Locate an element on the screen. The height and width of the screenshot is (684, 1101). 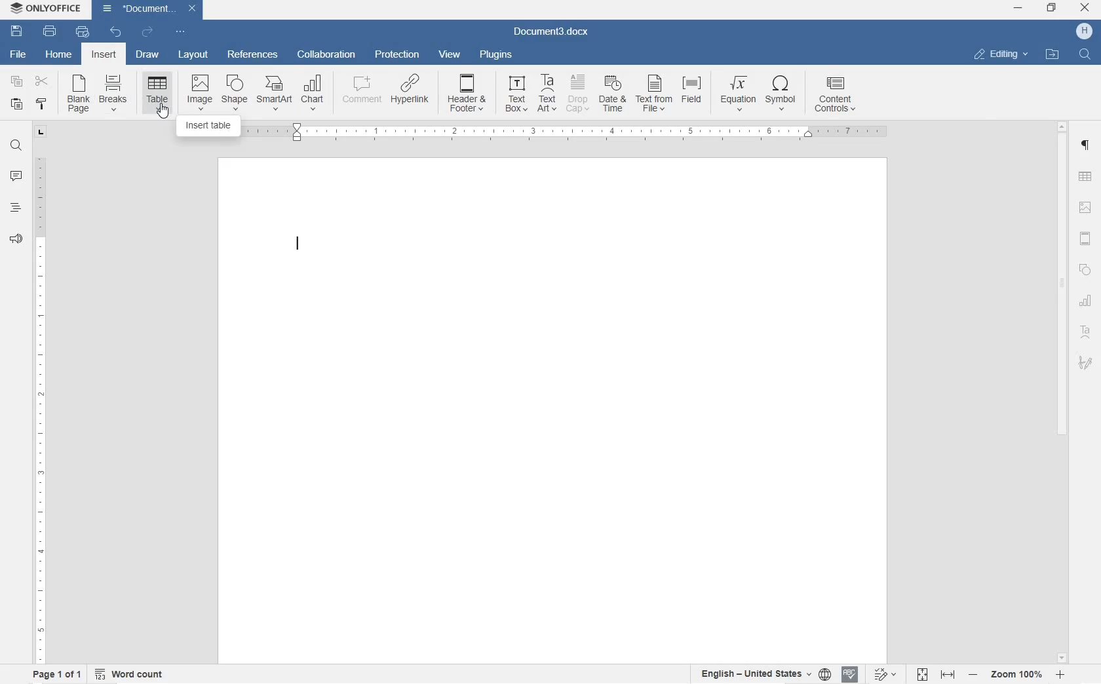
editing is located at coordinates (1001, 54).